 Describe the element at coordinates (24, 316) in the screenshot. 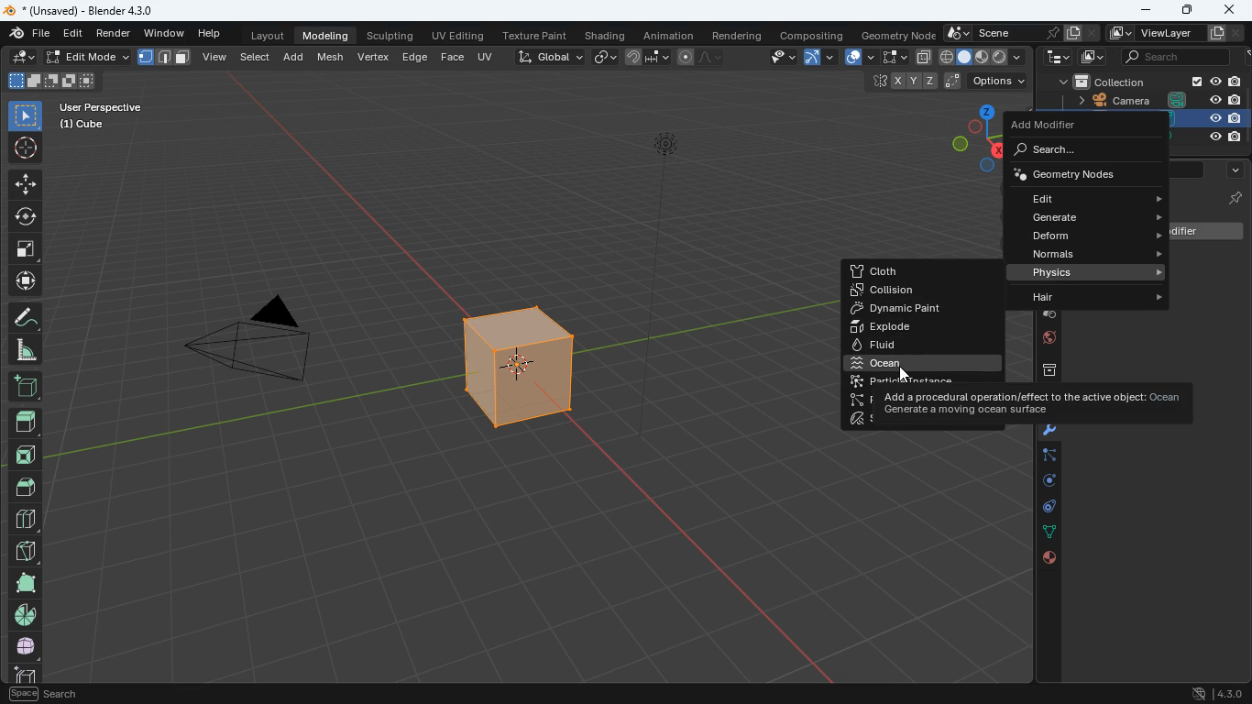

I see `draw` at that location.